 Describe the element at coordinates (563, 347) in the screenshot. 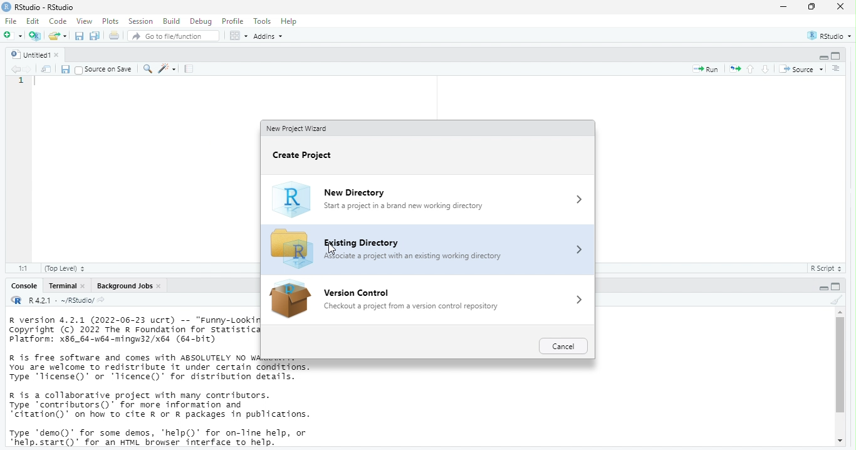

I see `cancel` at that location.